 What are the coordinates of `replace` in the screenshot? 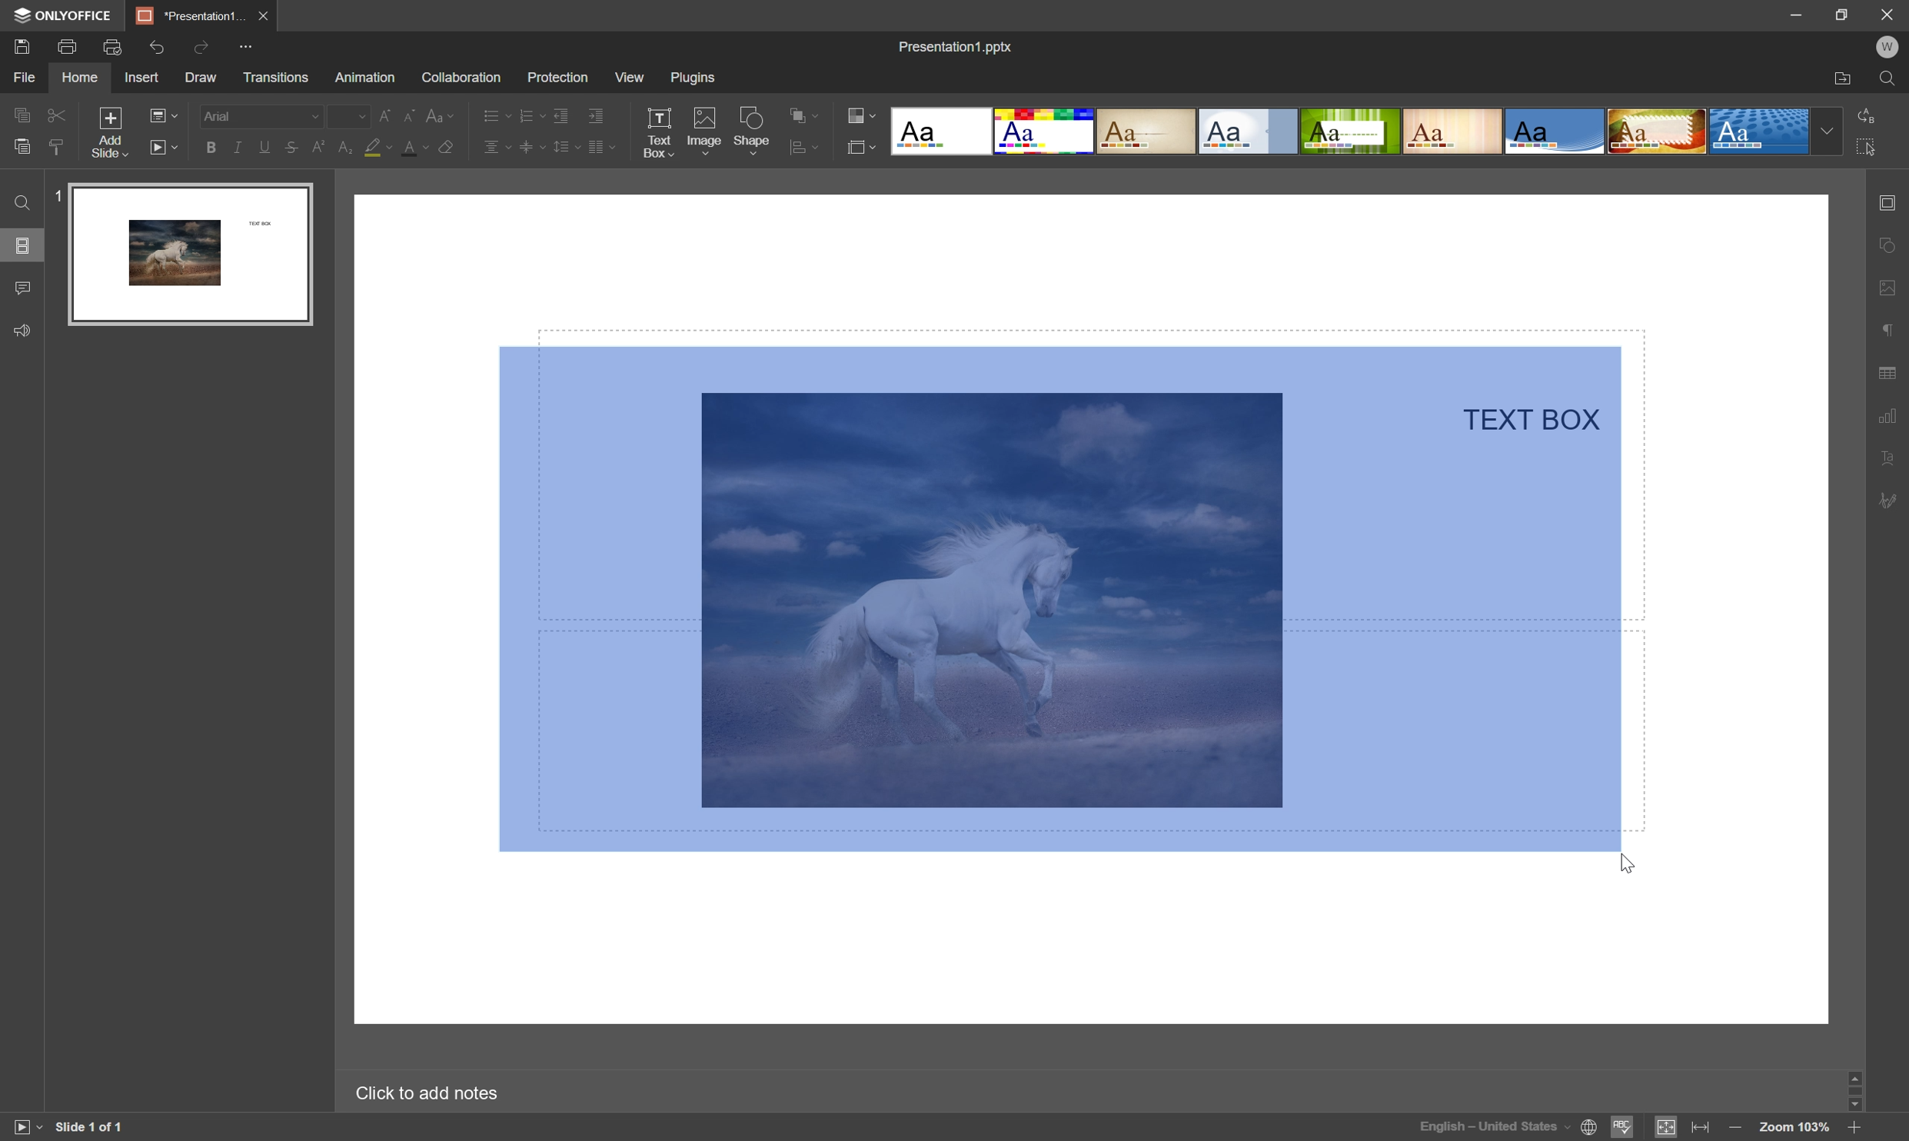 It's located at (1870, 115).